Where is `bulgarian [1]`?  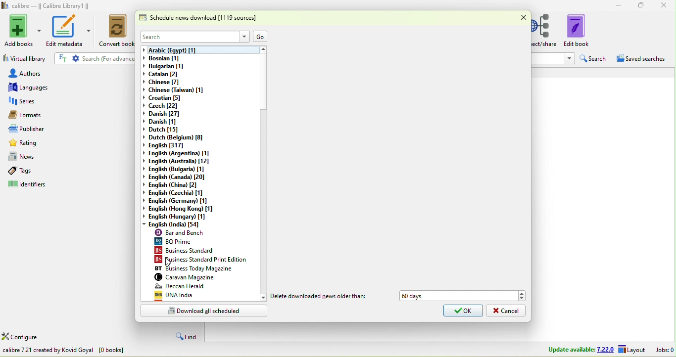 bulgarian [1] is located at coordinates (170, 67).